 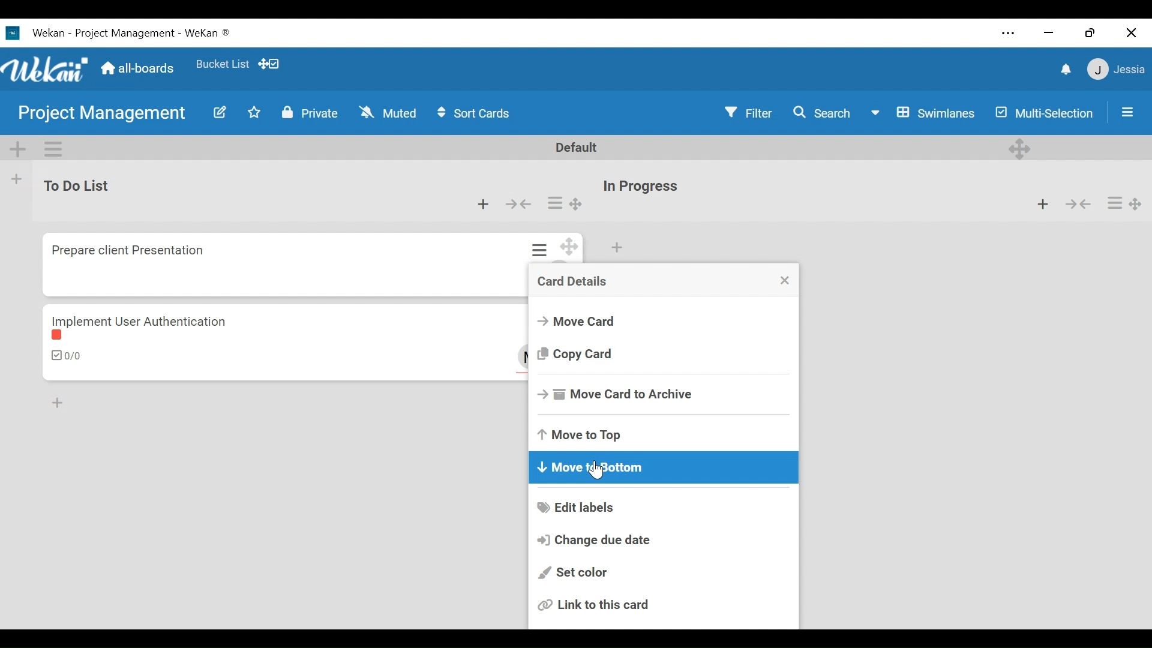 I want to click on Show desktop drag handles, so click(x=272, y=63).